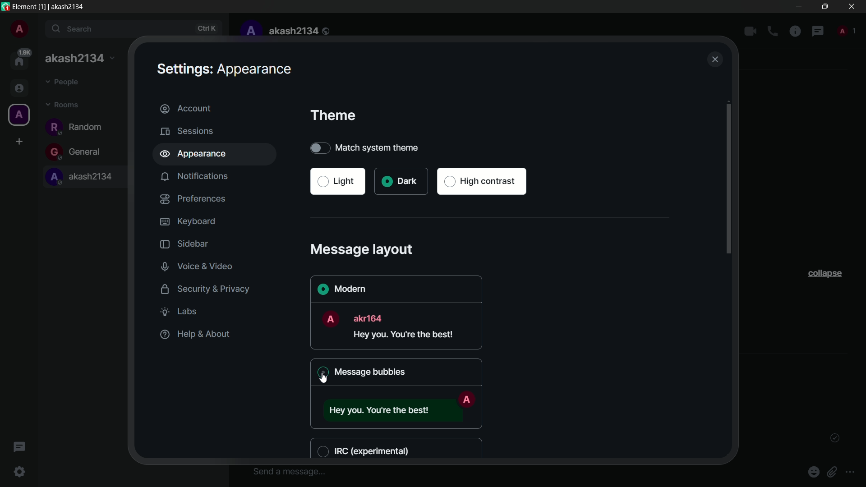 The height and width of the screenshot is (487, 866). I want to click on search bar, so click(135, 29).